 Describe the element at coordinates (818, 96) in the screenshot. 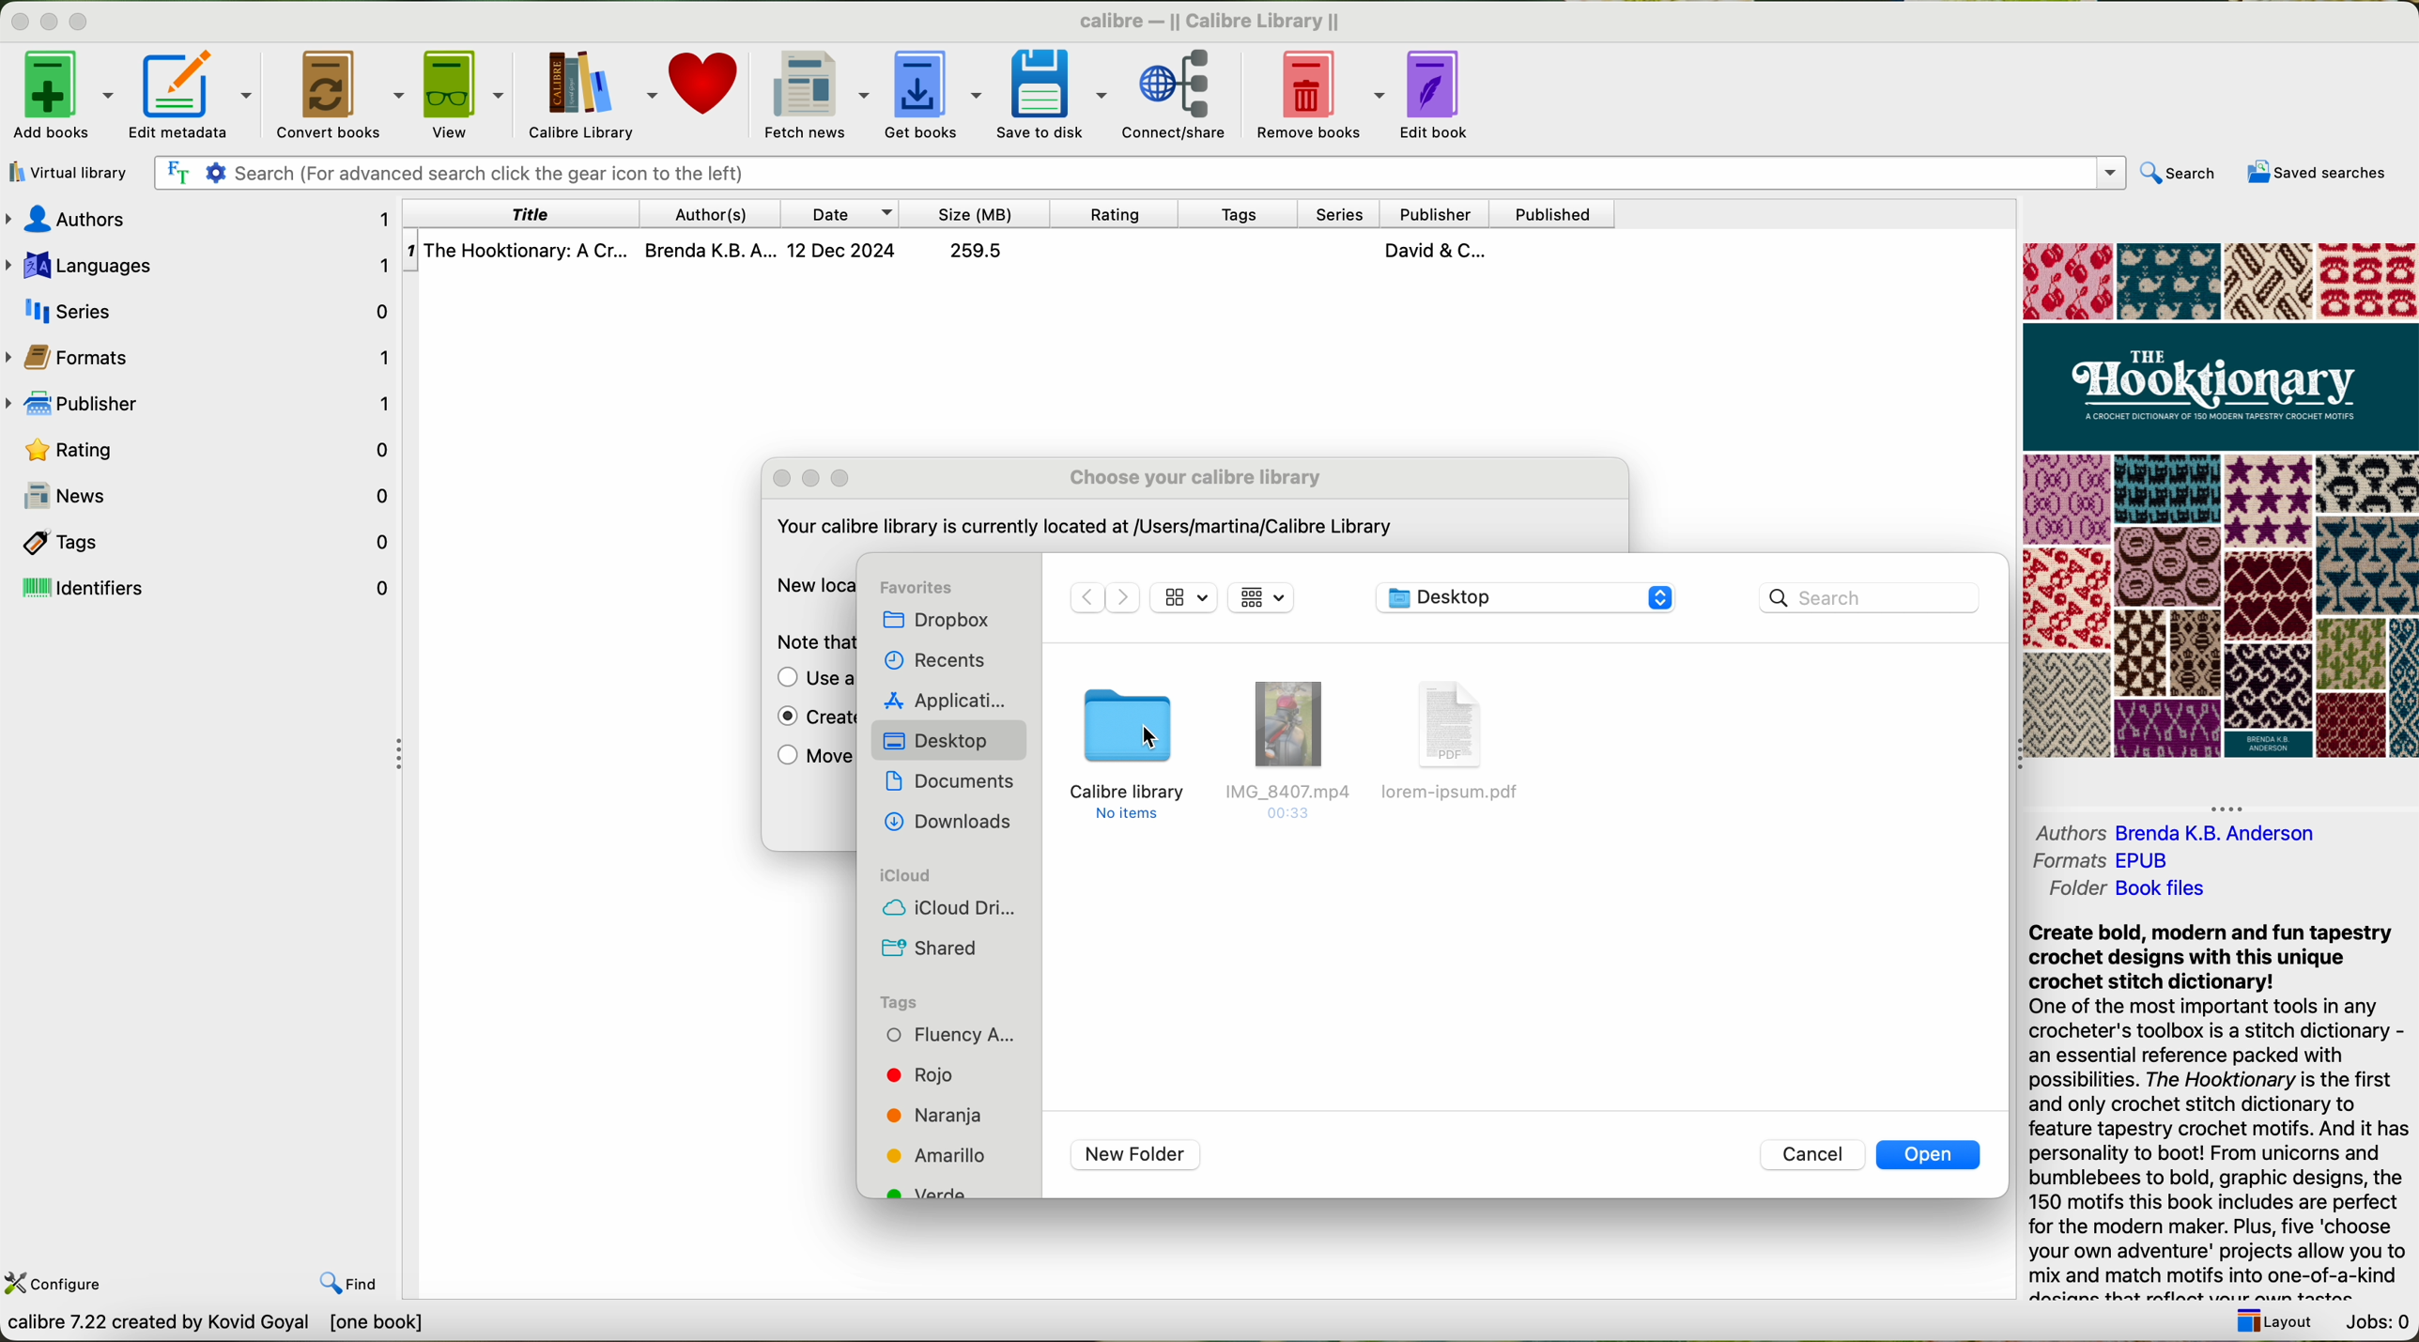

I see `fetch news` at that location.